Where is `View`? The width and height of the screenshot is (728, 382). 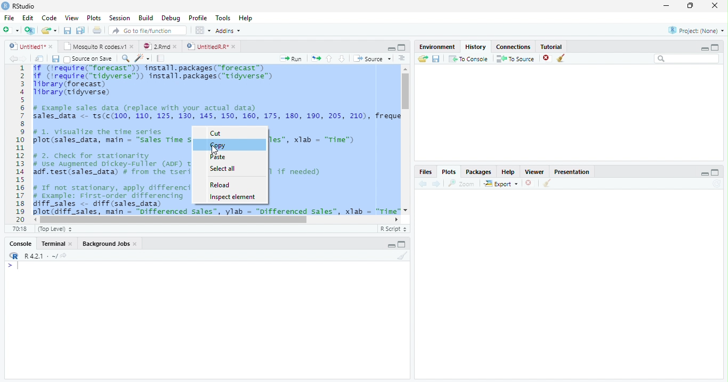 View is located at coordinates (71, 18).